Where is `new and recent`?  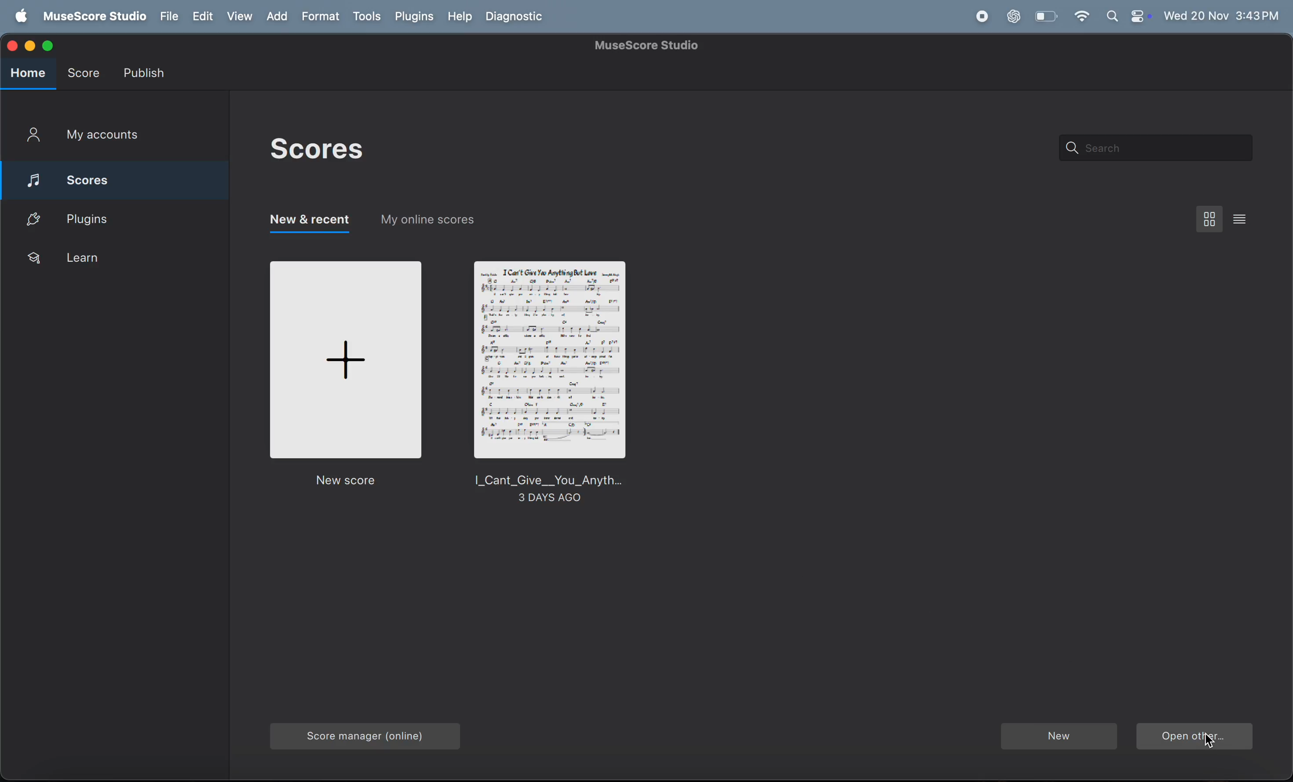 new and recent is located at coordinates (310, 224).